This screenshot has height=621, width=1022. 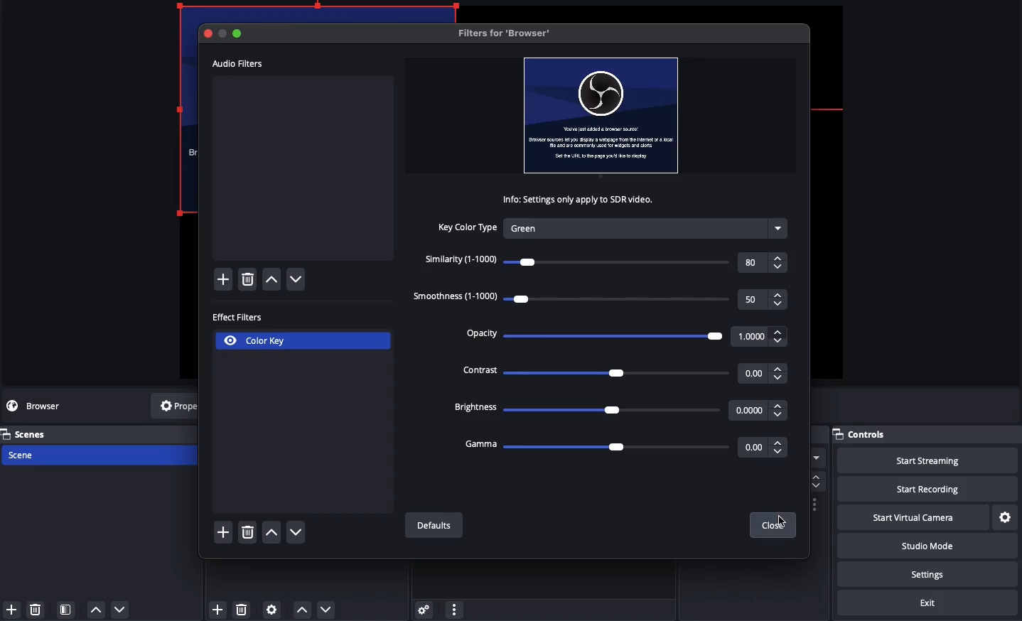 I want to click on Source preferences, so click(x=273, y=609).